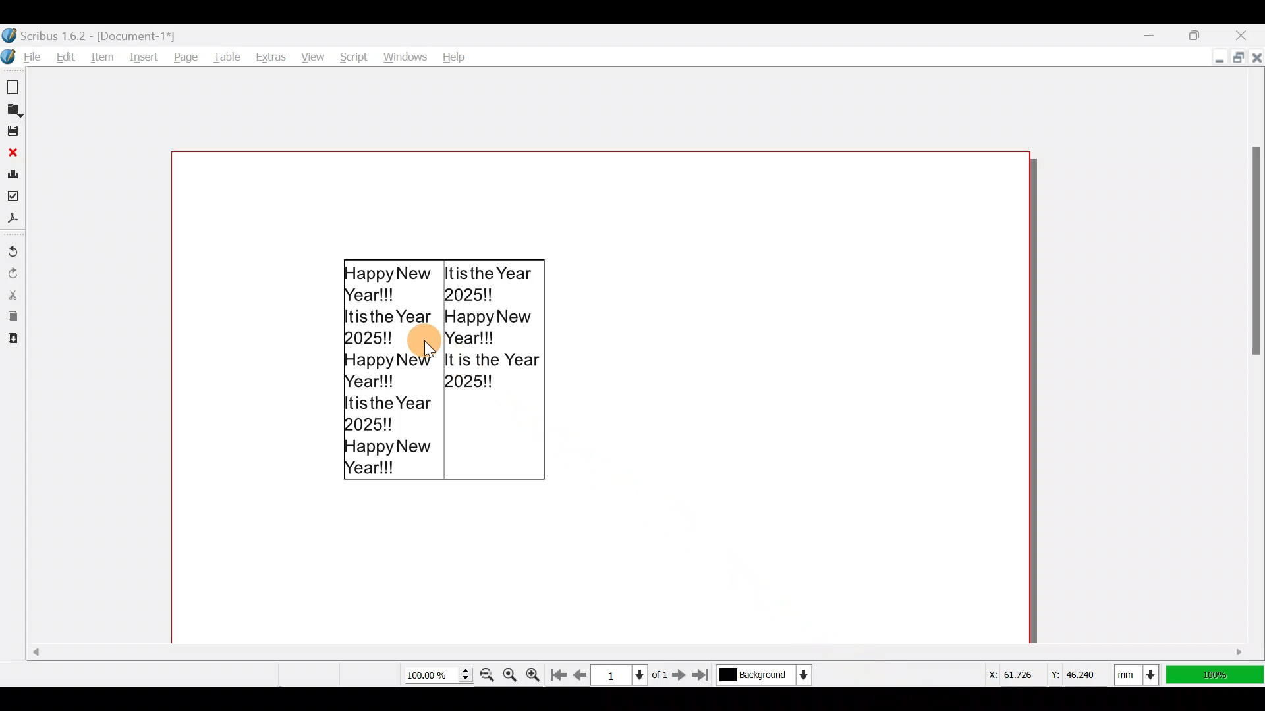 The height and width of the screenshot is (711, 1265). What do you see at coordinates (104, 56) in the screenshot?
I see `Item` at bounding box center [104, 56].